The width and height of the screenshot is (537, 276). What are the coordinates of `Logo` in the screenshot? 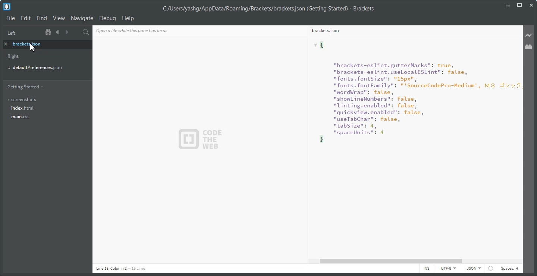 It's located at (7, 7).